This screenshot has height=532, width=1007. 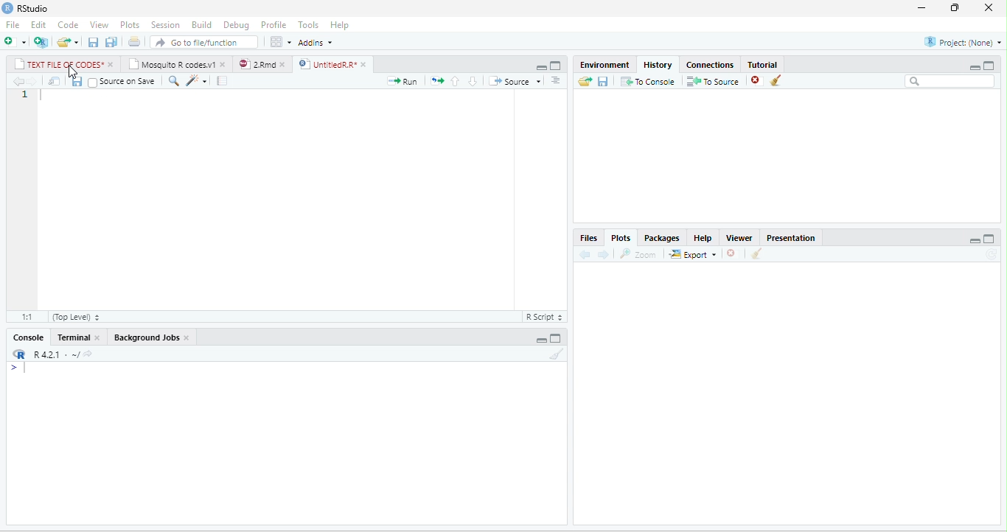 What do you see at coordinates (77, 317) in the screenshot?
I see `Top Level` at bounding box center [77, 317].